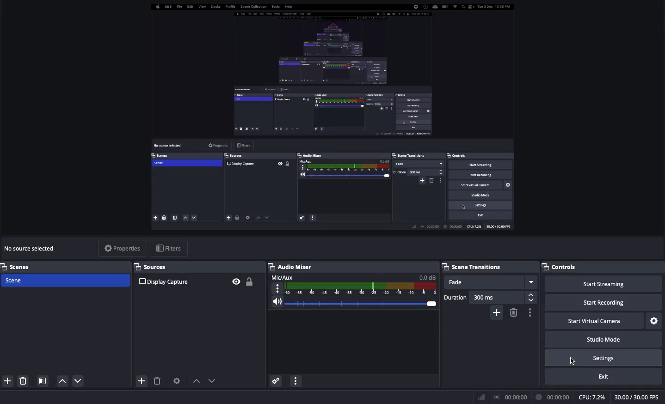 The height and width of the screenshot is (404, 665). What do you see at coordinates (31, 250) in the screenshot?
I see `No source selected` at bounding box center [31, 250].